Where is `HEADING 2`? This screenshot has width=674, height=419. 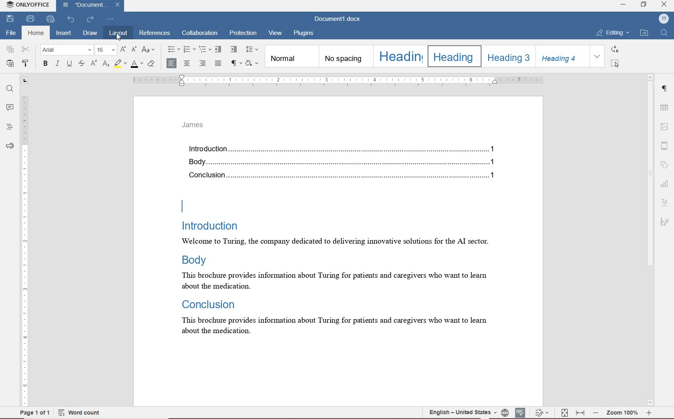
HEADING 2 is located at coordinates (454, 56).